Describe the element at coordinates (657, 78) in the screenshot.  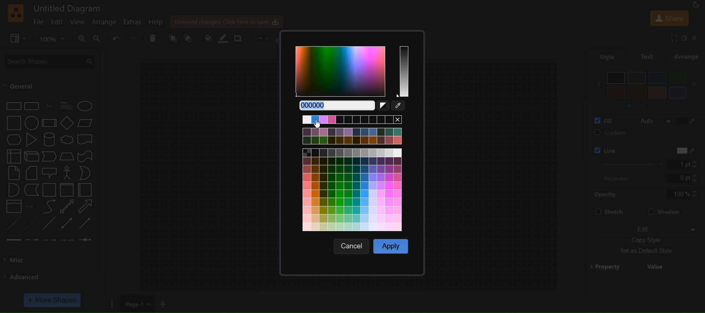
I see `blue color` at that location.